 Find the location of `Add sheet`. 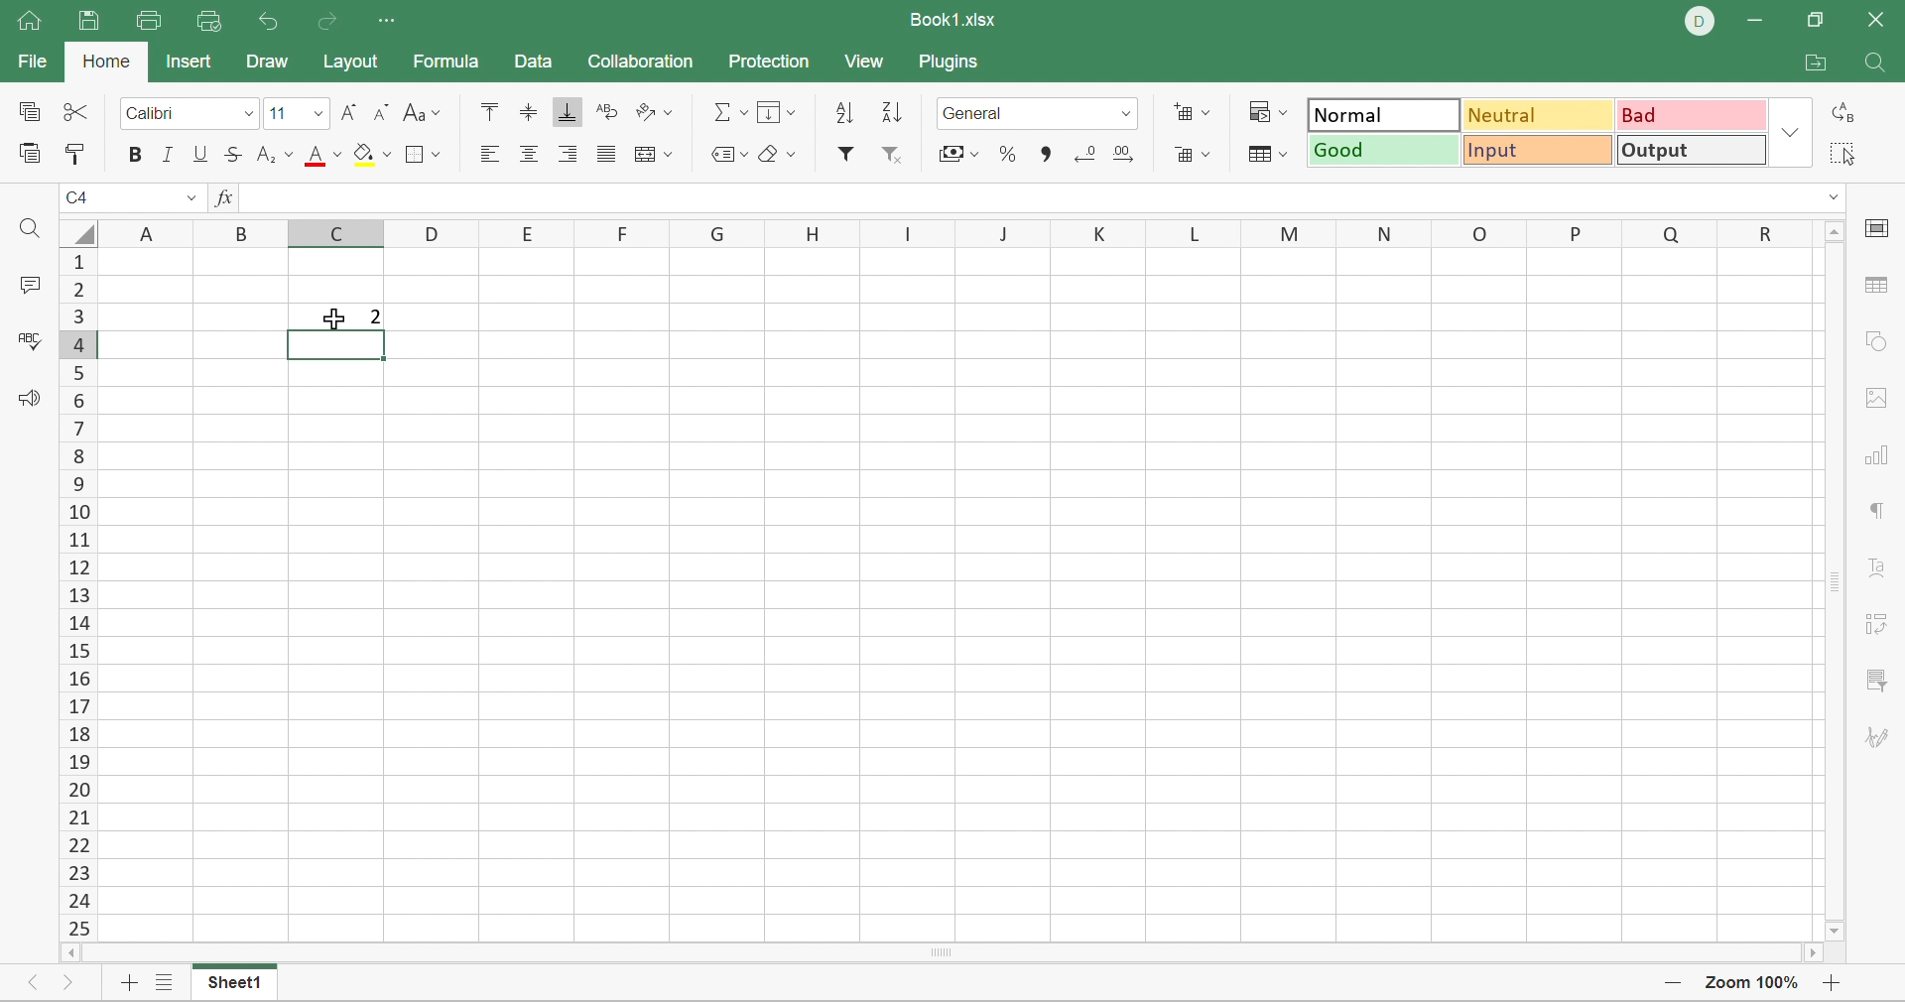

Add sheet is located at coordinates (127, 984).